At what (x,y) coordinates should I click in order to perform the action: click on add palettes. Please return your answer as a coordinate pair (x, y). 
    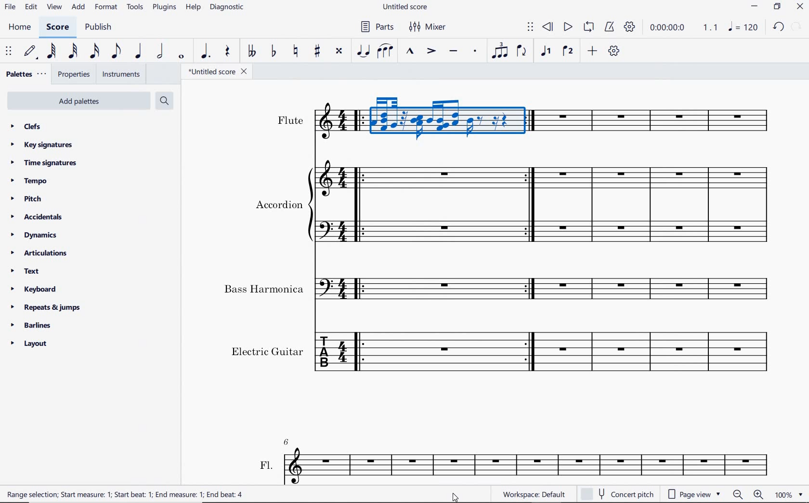
    Looking at the image, I should click on (77, 100).